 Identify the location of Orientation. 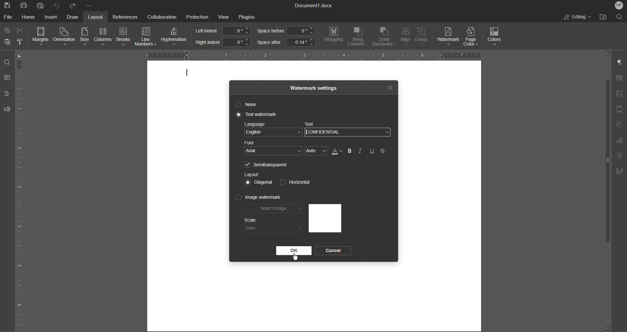
(65, 37).